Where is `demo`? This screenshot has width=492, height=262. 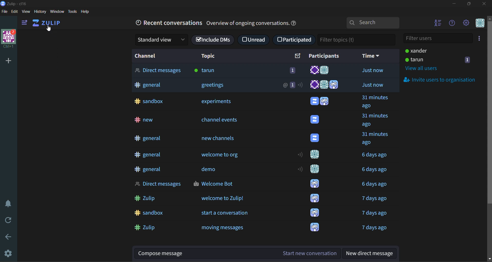
demo is located at coordinates (211, 169).